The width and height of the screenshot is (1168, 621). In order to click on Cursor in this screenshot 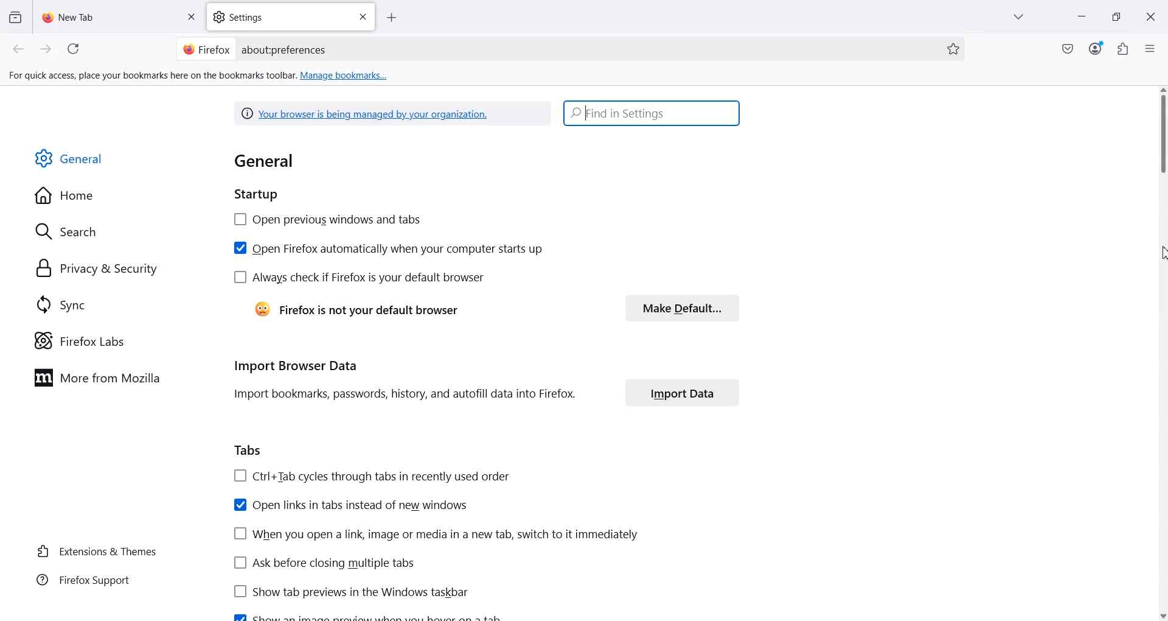, I will do `click(1158, 253)`.